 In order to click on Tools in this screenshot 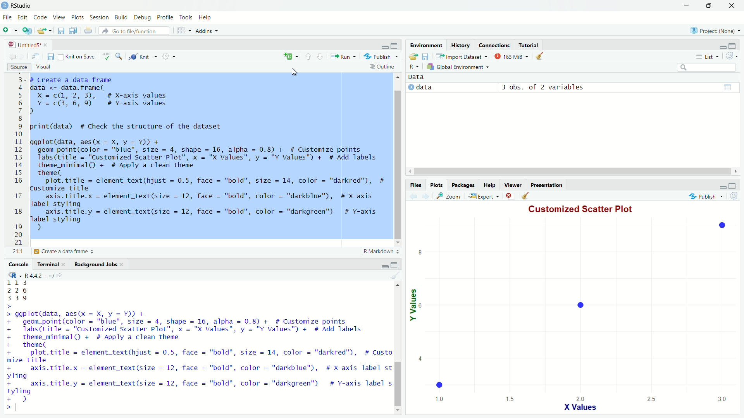, I will do `click(186, 18)`.